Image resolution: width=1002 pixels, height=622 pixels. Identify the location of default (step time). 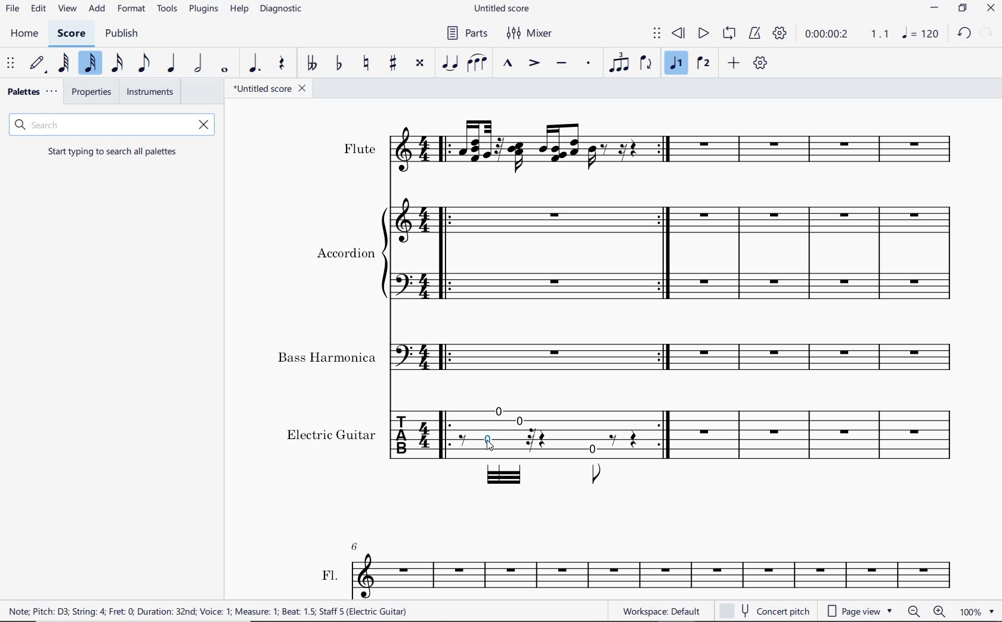
(37, 64).